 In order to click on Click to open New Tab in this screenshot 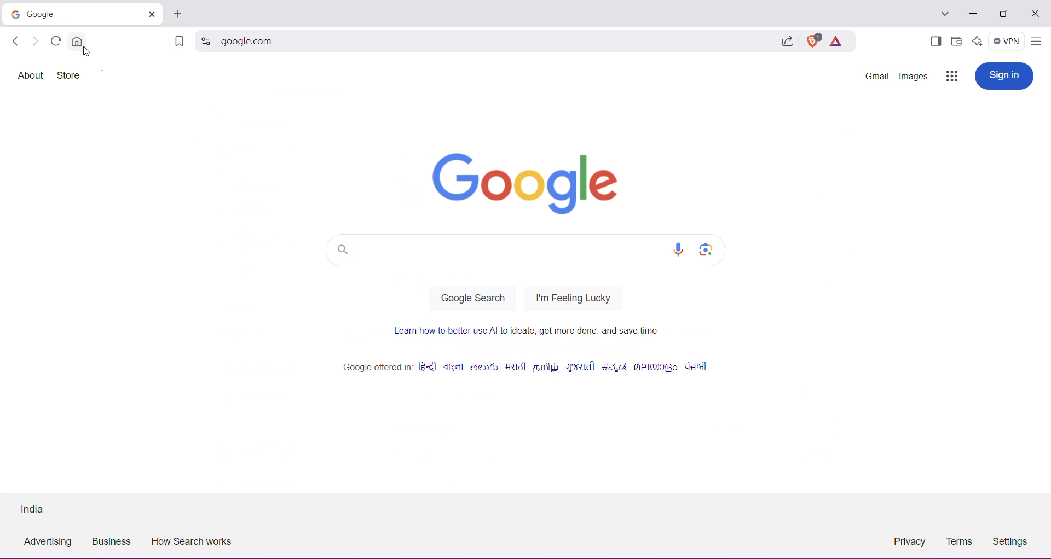, I will do `click(177, 14)`.